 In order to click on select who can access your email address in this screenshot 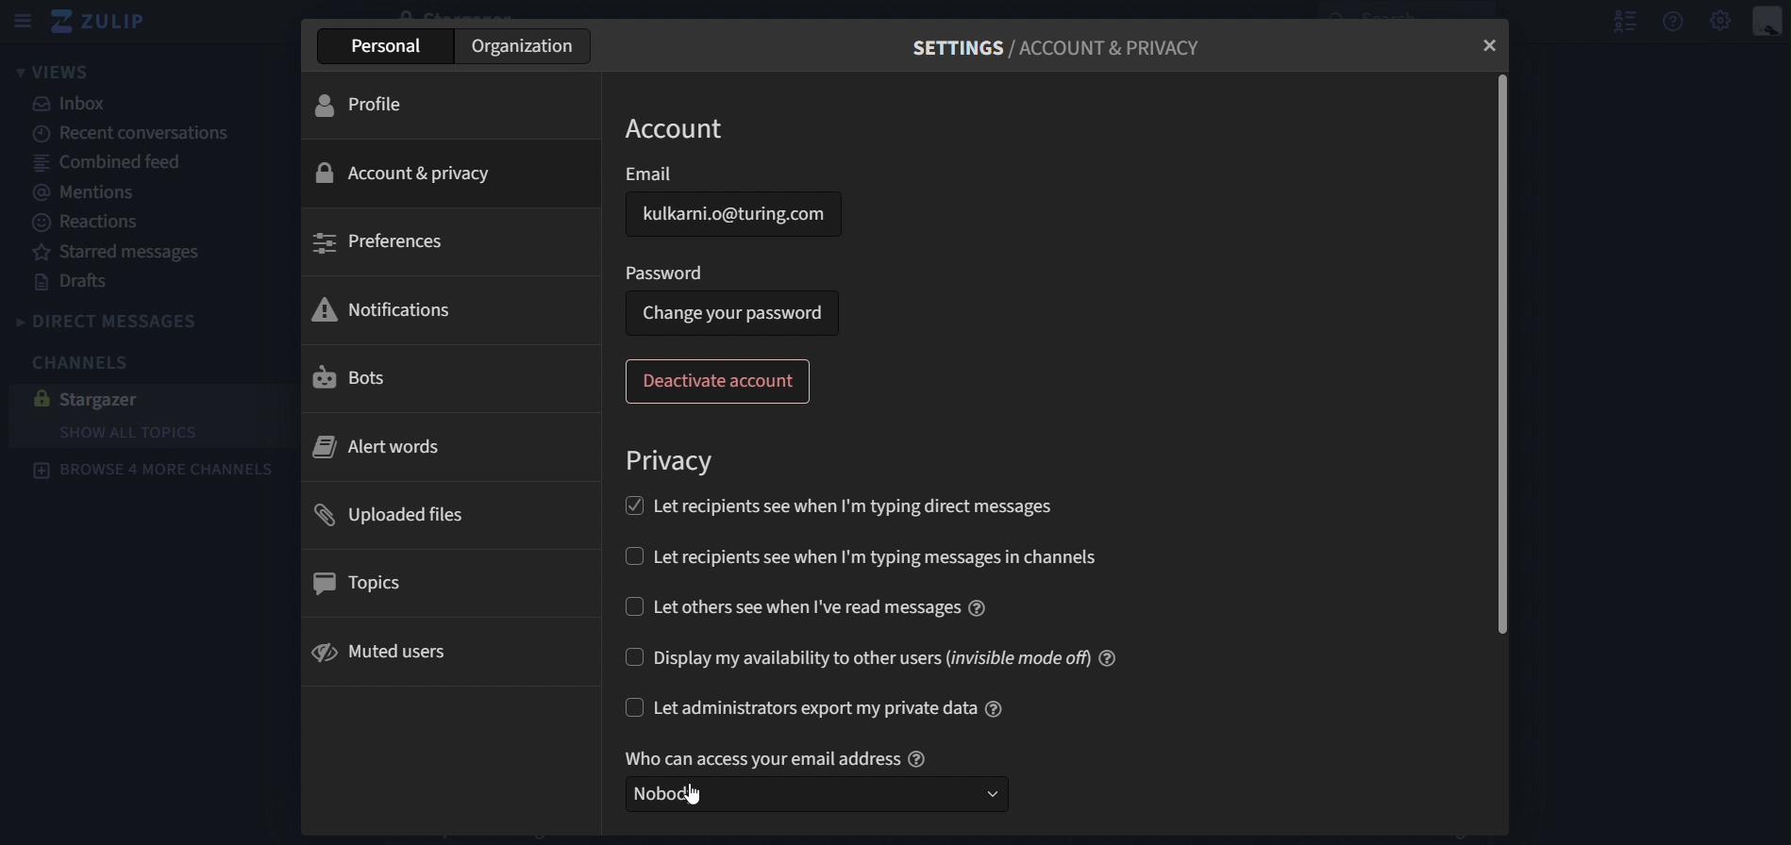, I will do `click(821, 797)`.